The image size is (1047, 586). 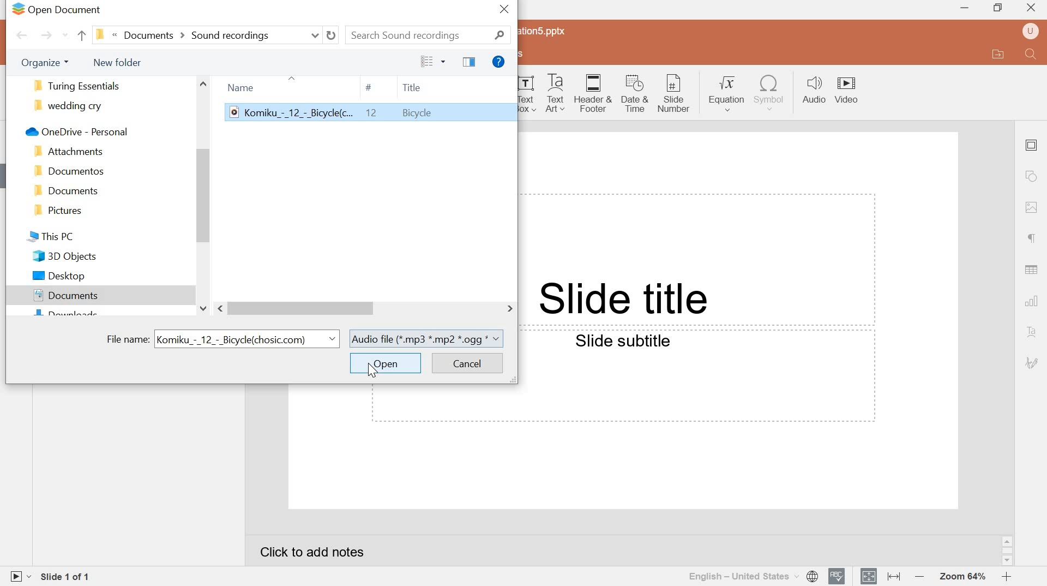 What do you see at coordinates (503, 11) in the screenshot?
I see `close window` at bounding box center [503, 11].